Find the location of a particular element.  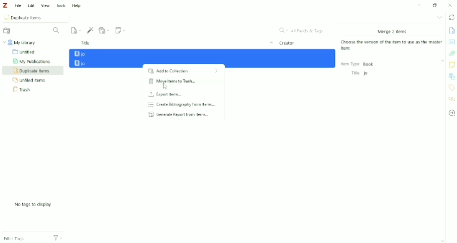

jo is located at coordinates (203, 53).